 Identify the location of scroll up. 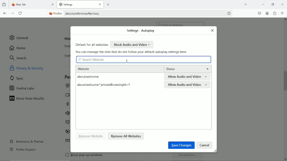
(285, 20).